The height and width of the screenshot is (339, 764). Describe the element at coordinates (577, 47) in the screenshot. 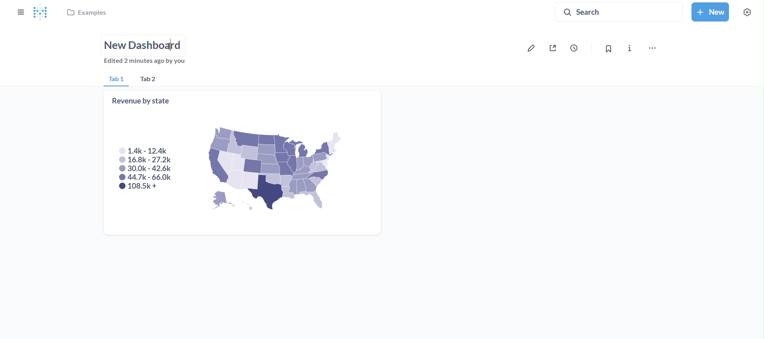

I see `auto refresh` at that location.